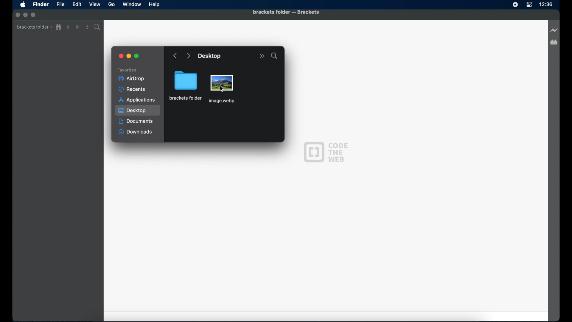 The image size is (572, 322). I want to click on maximize, so click(137, 56).